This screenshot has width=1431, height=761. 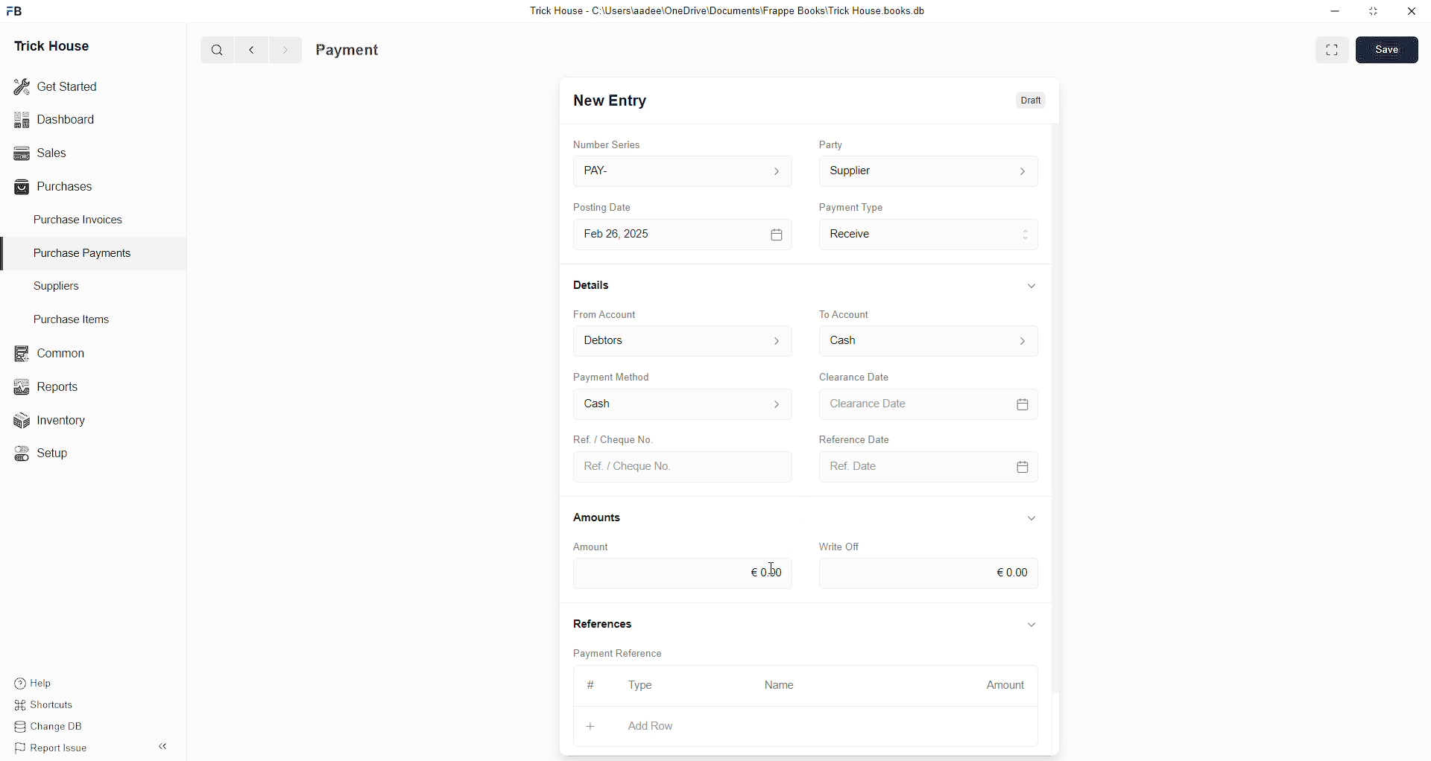 What do you see at coordinates (57, 119) in the screenshot?
I see `Dashboard` at bounding box center [57, 119].